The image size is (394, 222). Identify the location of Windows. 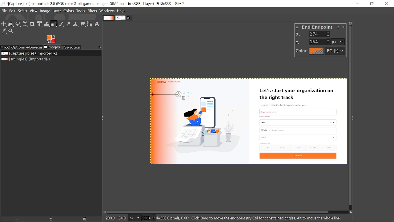
(107, 11).